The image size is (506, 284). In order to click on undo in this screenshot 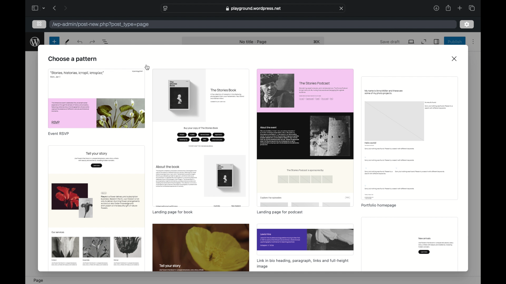, I will do `click(92, 42)`.